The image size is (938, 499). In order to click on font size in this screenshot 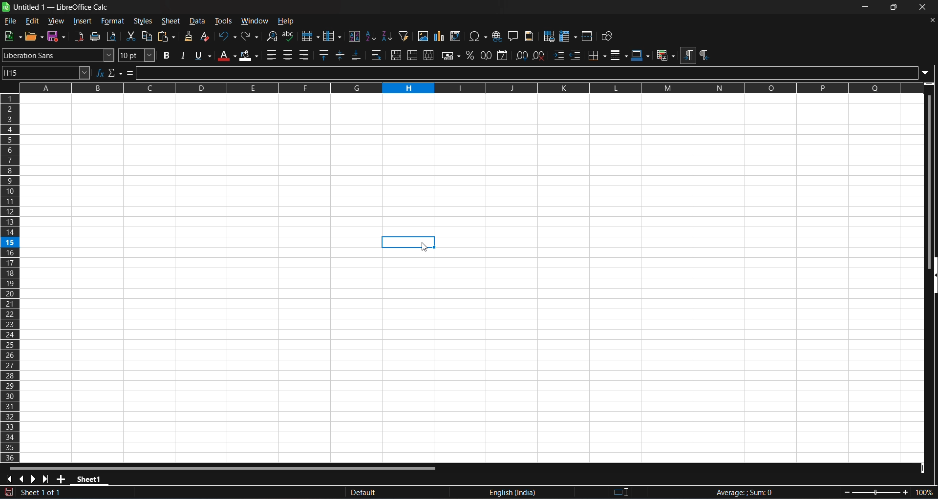, I will do `click(137, 55)`.